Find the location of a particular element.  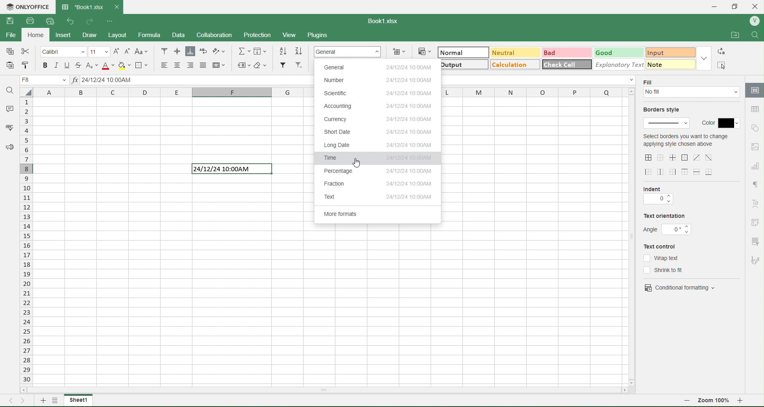

Text is located at coordinates (379, 198).